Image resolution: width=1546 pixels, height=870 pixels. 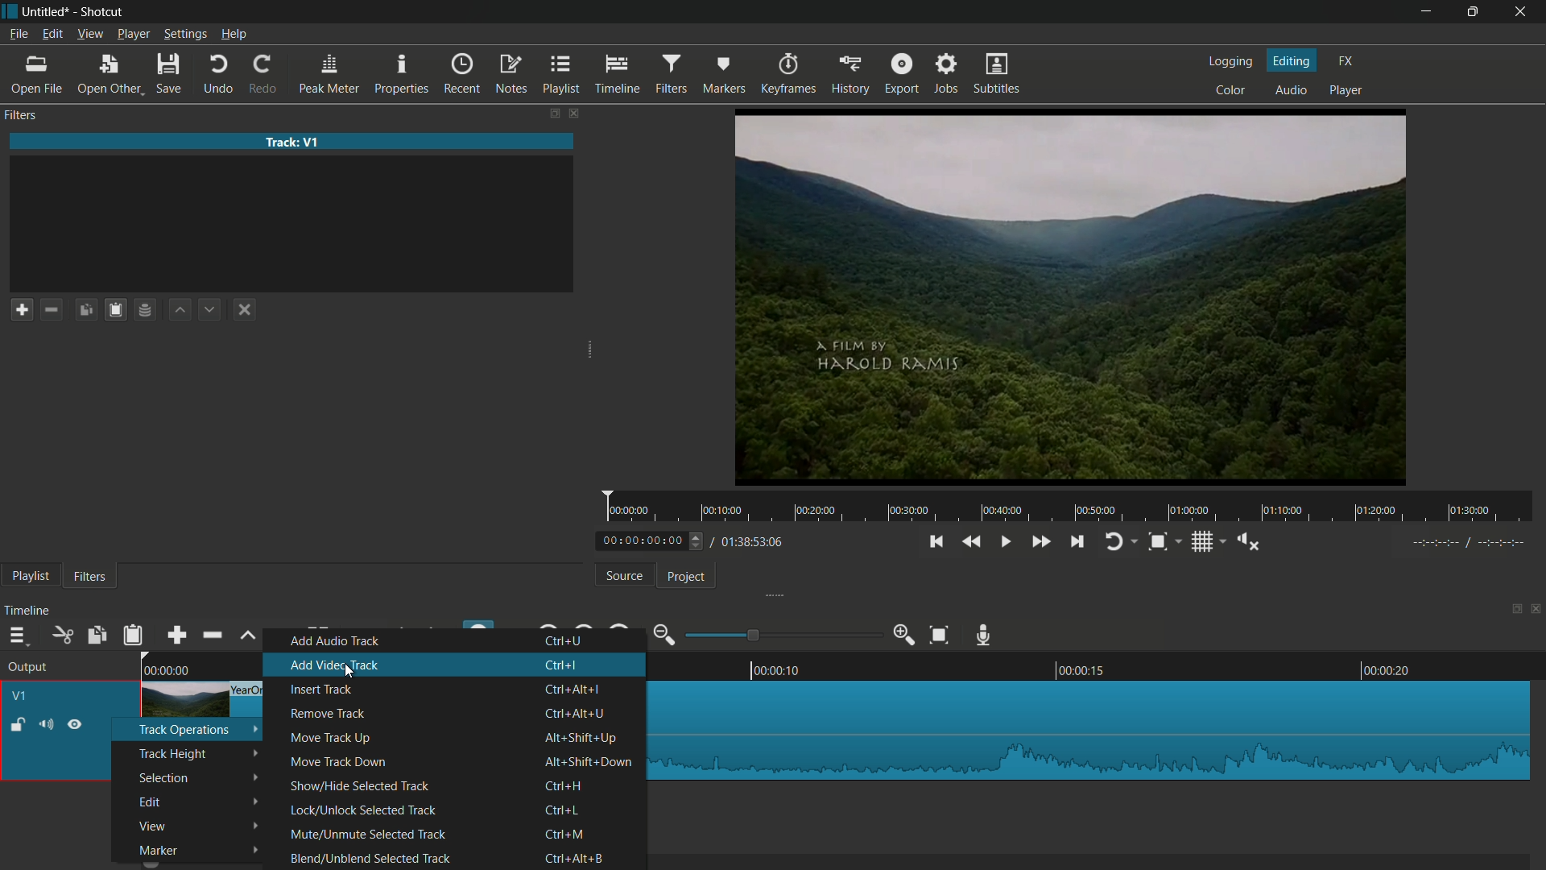 What do you see at coordinates (1536, 611) in the screenshot?
I see `close timeline` at bounding box center [1536, 611].